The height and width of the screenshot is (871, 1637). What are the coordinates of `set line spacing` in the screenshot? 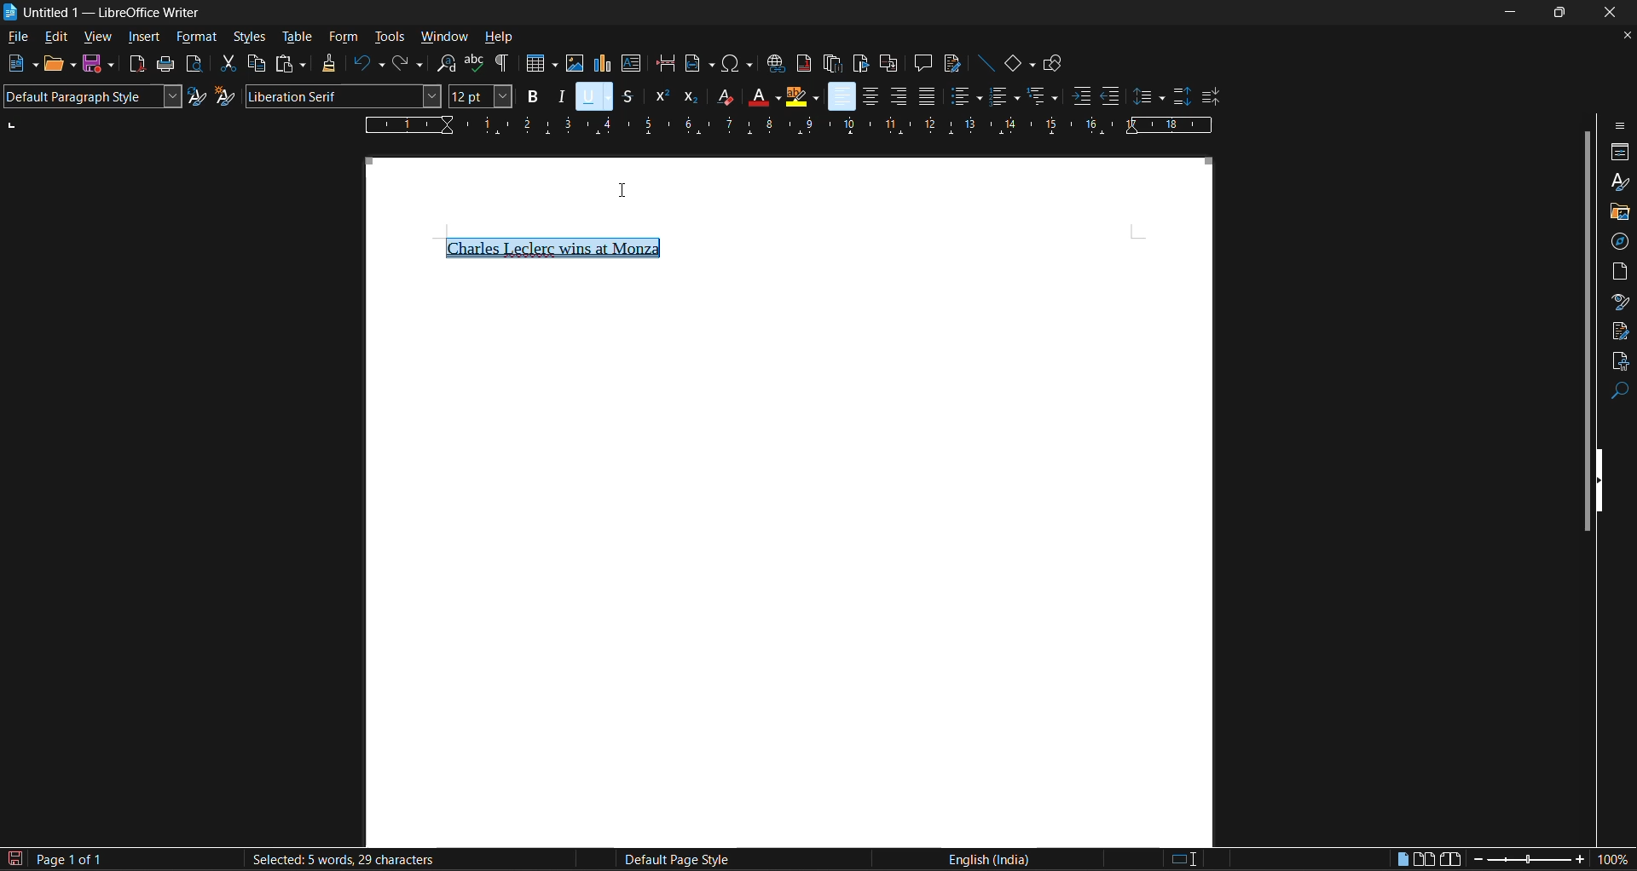 It's located at (1148, 98).